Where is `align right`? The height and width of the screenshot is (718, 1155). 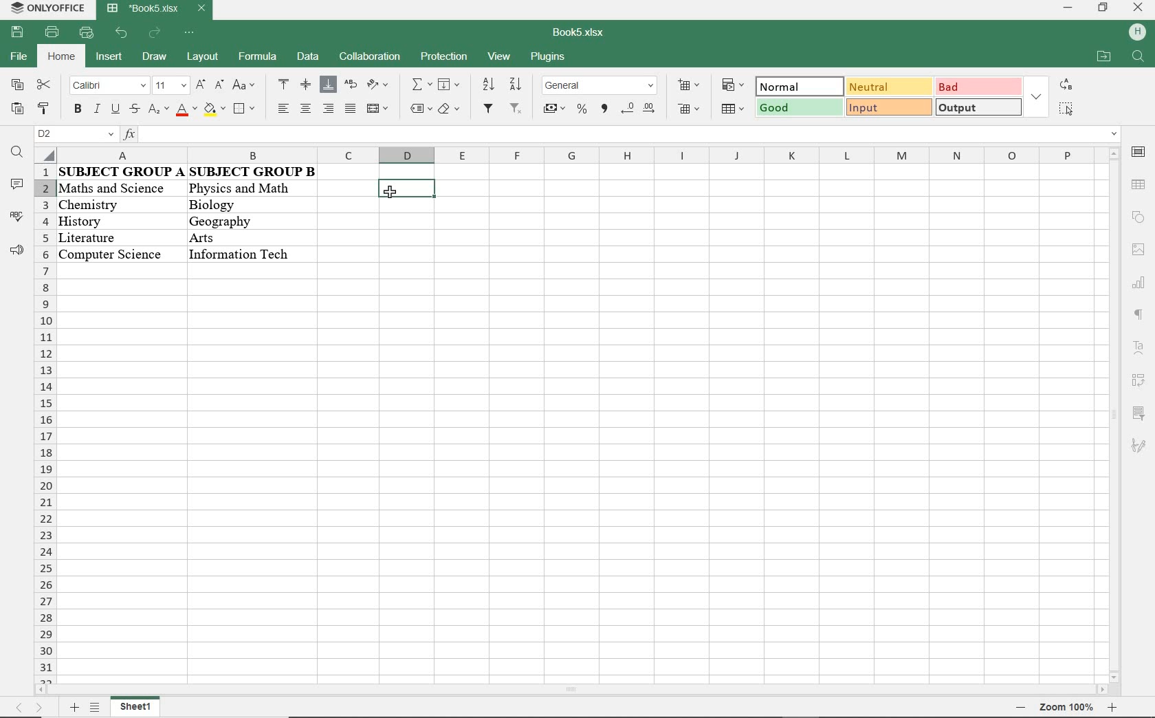
align right is located at coordinates (327, 109).